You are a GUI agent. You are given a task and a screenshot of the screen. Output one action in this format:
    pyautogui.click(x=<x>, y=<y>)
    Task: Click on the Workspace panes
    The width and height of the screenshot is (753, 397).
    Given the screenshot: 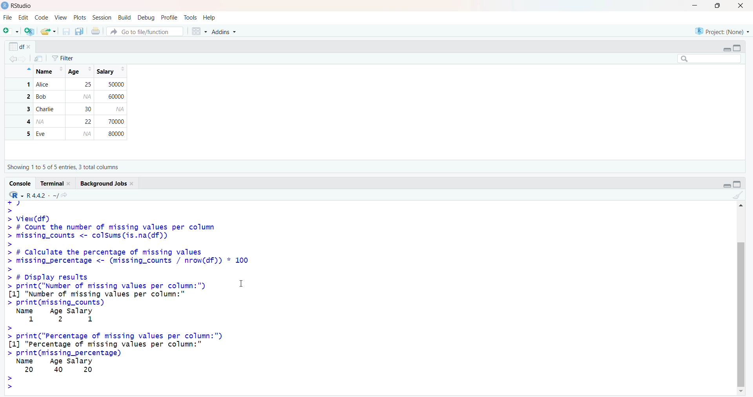 What is the action you would take?
    pyautogui.click(x=199, y=31)
    